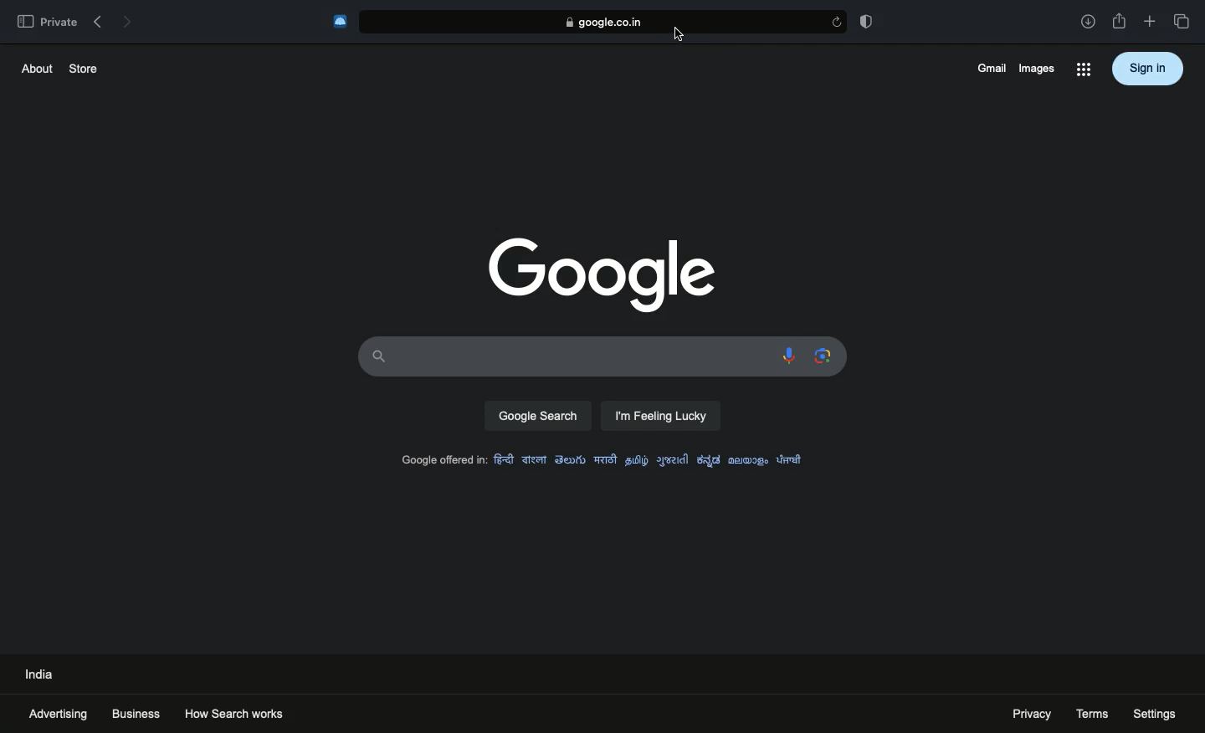  Describe the element at coordinates (46, 21) in the screenshot. I see `private` at that location.